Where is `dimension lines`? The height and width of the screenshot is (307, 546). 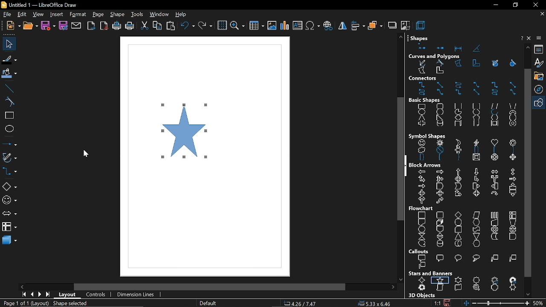 dimension lines is located at coordinates (134, 295).